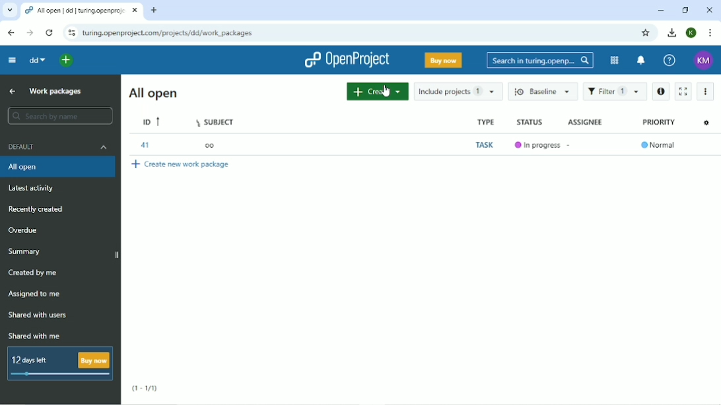  I want to click on Recently created, so click(37, 209).